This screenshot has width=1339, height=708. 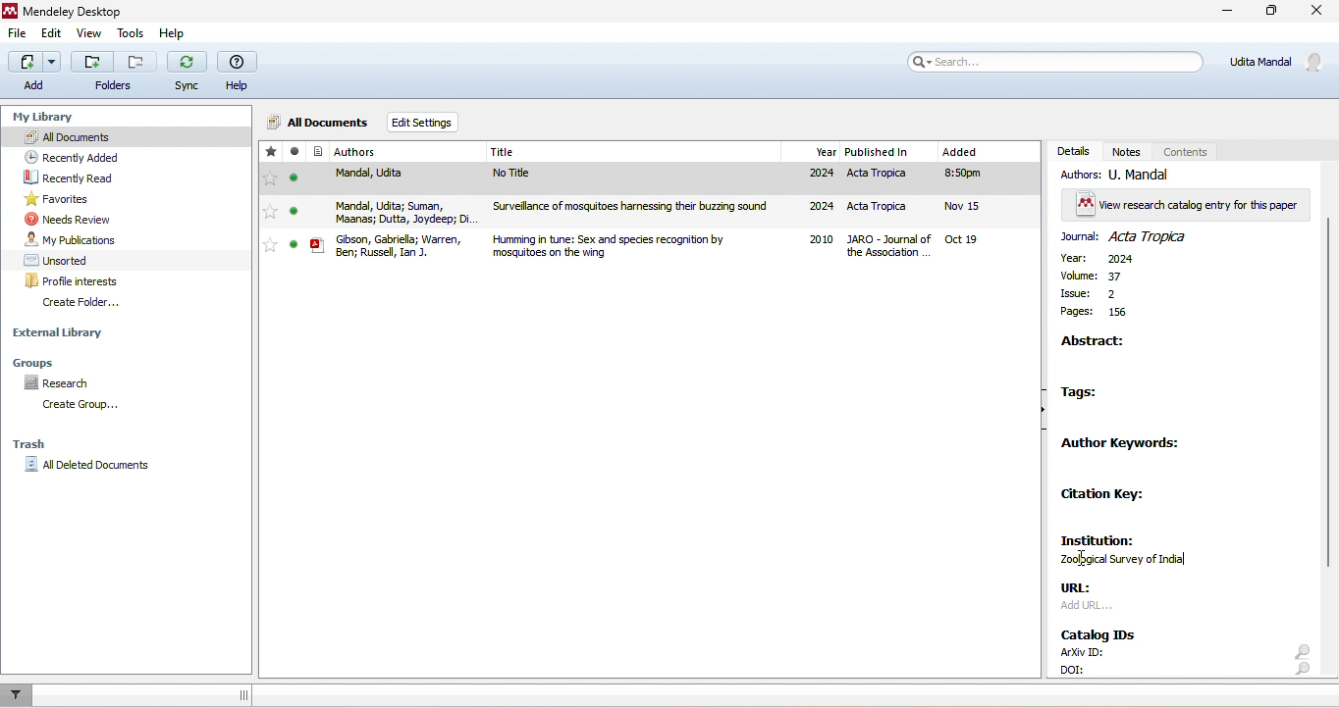 I want to click on unsorted, so click(x=61, y=259).